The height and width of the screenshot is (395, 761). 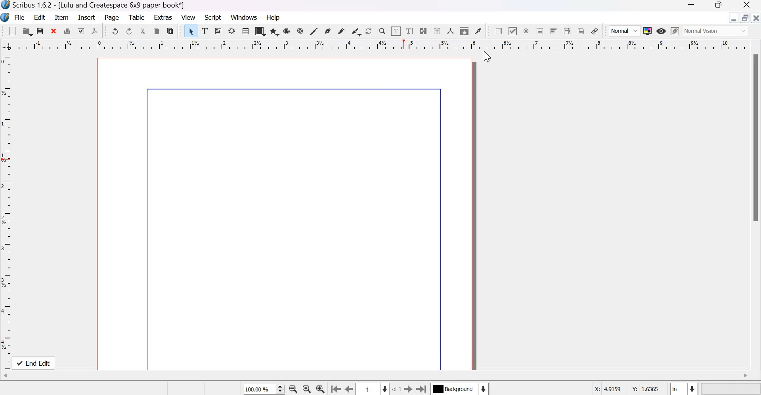 What do you see at coordinates (115, 30) in the screenshot?
I see `undo` at bounding box center [115, 30].